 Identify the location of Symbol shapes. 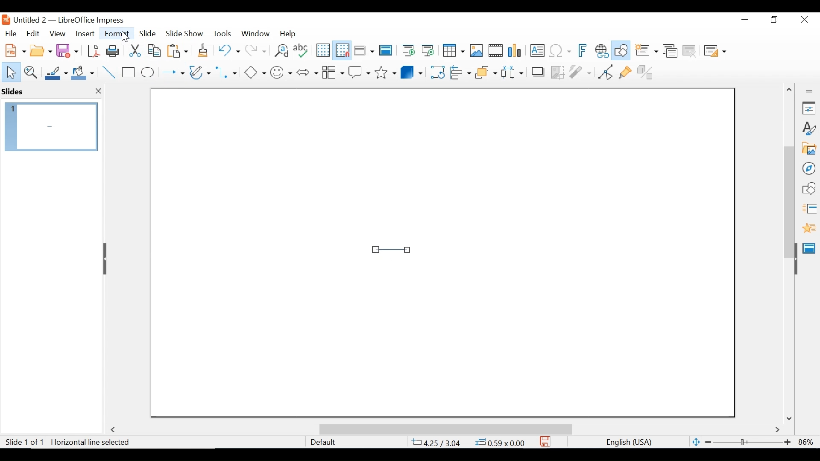
(281, 71).